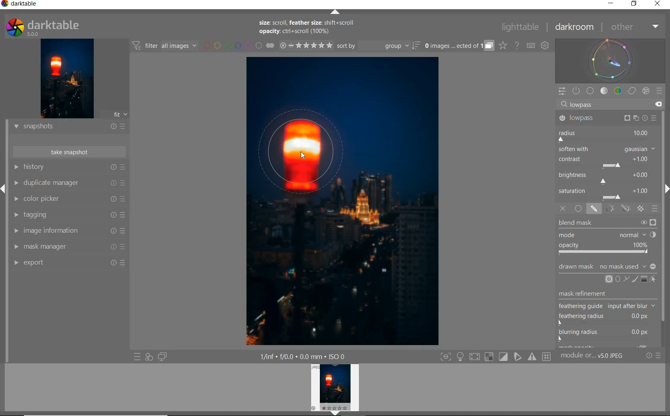 This screenshot has height=416, width=670. I want to click on SHOW GLOBAL PREFERENCES, so click(546, 46).